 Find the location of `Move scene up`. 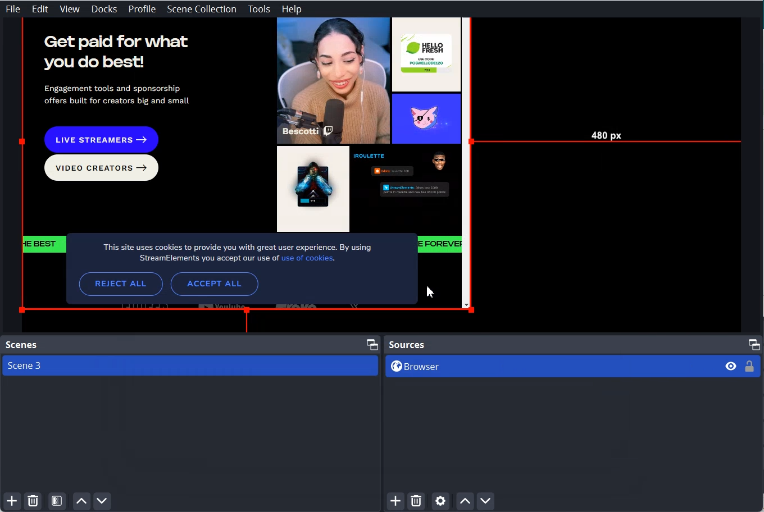

Move scene up is located at coordinates (81, 501).